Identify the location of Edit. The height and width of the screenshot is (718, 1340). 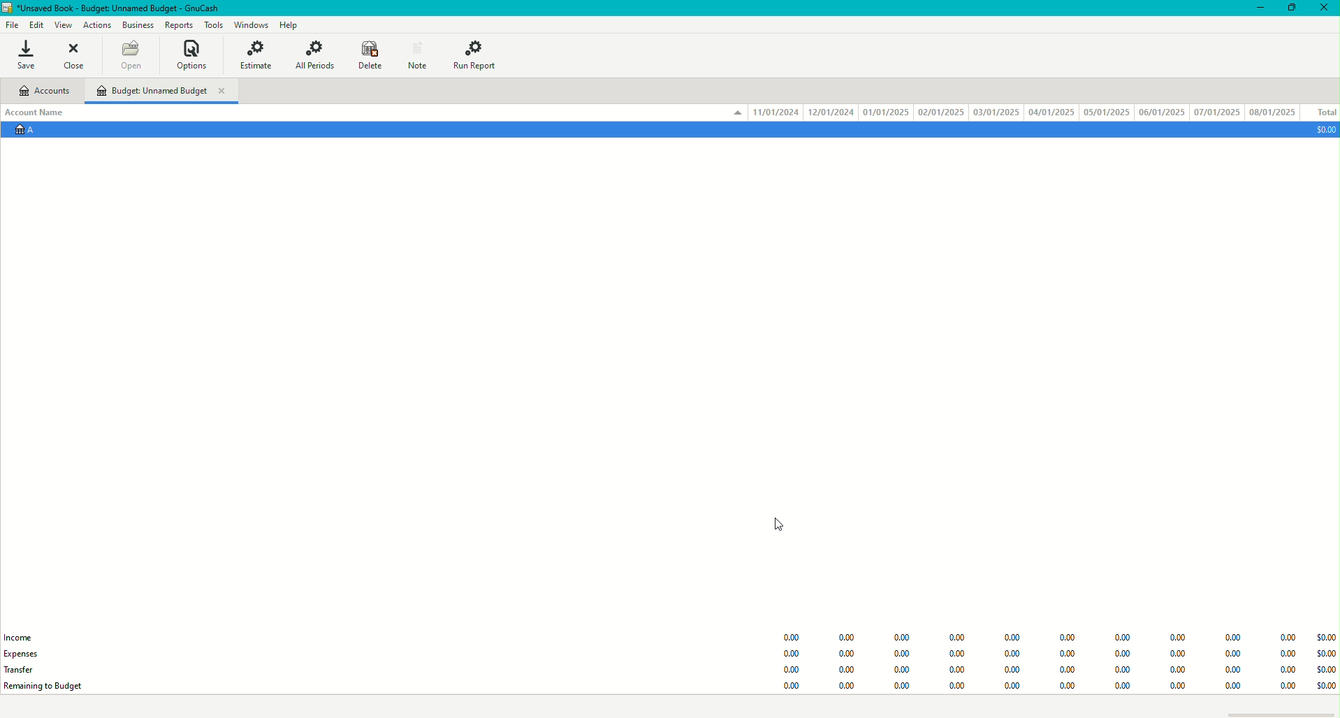
(36, 25).